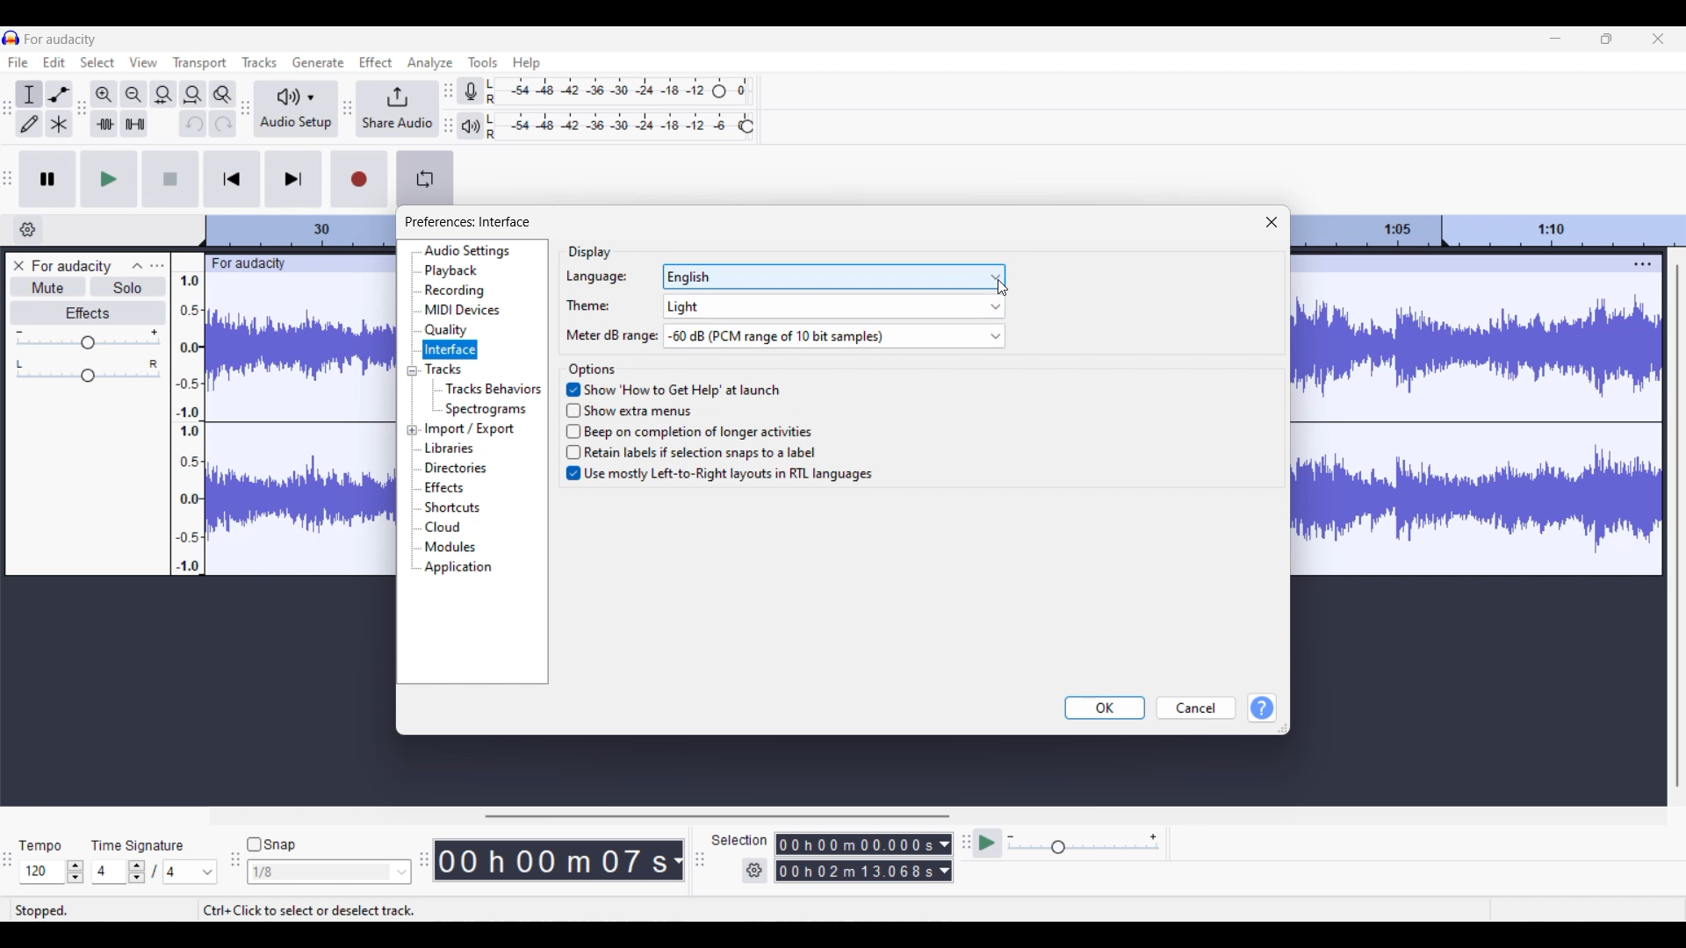 This screenshot has width=1686, height=948. I want to click on Audio settings, so click(466, 251).